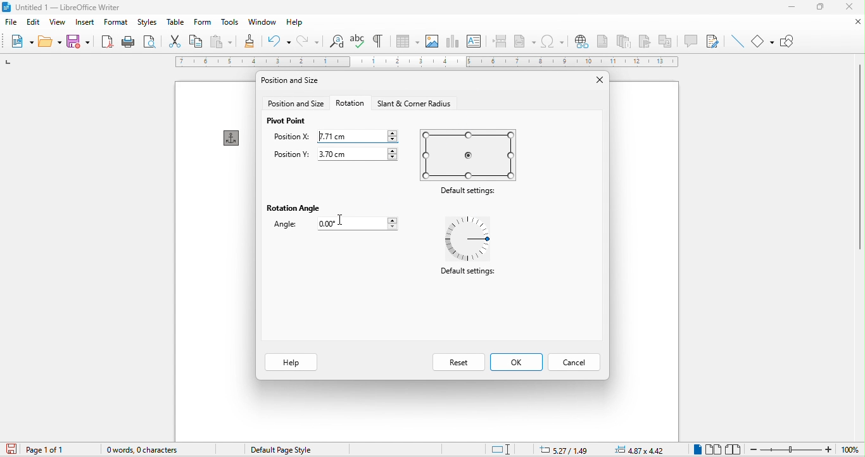 Image resolution: width=865 pixels, height=457 pixels. Describe the element at coordinates (647, 41) in the screenshot. I see `bookmark` at that location.